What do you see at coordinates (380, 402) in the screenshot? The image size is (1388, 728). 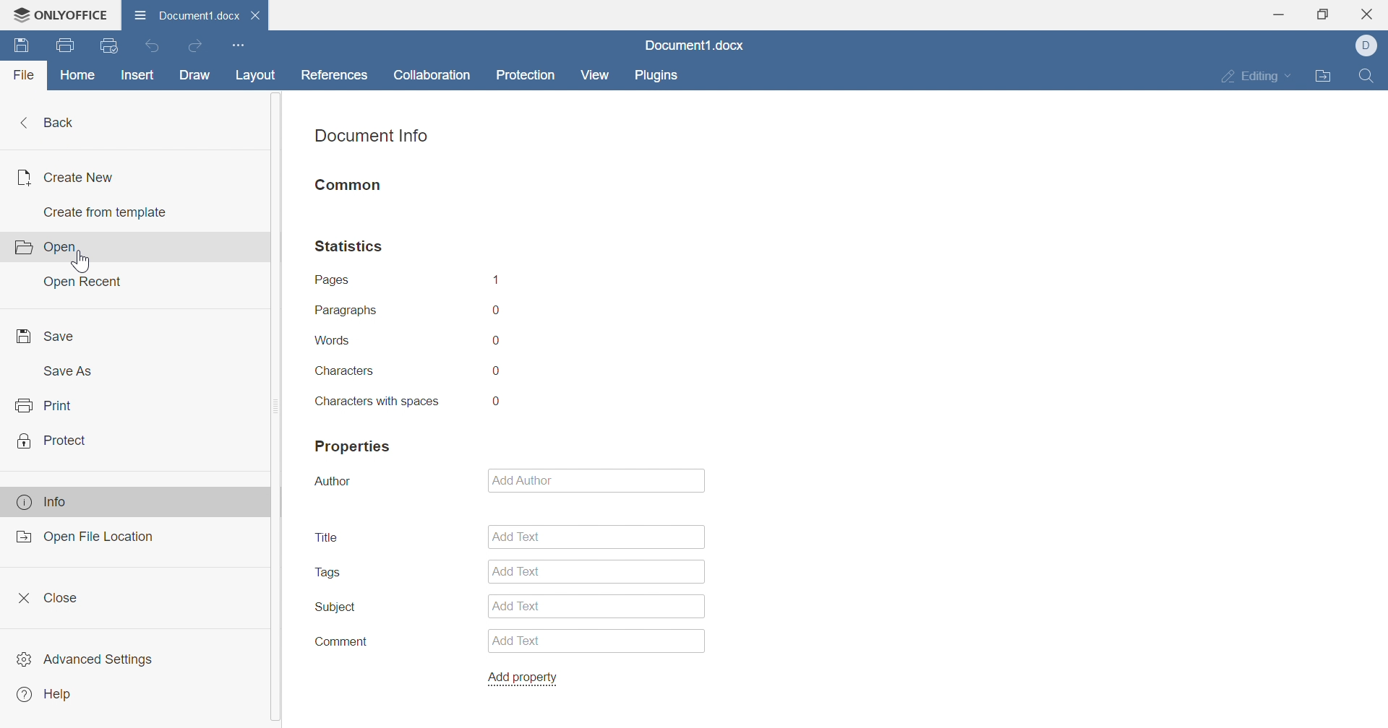 I see `characters with spaces` at bounding box center [380, 402].